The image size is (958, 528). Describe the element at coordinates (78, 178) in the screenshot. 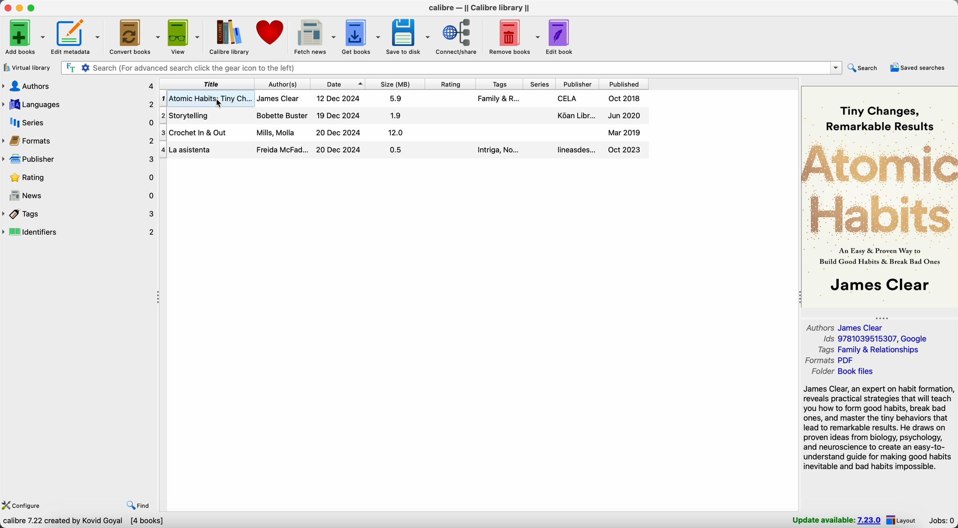

I see `rating` at that location.